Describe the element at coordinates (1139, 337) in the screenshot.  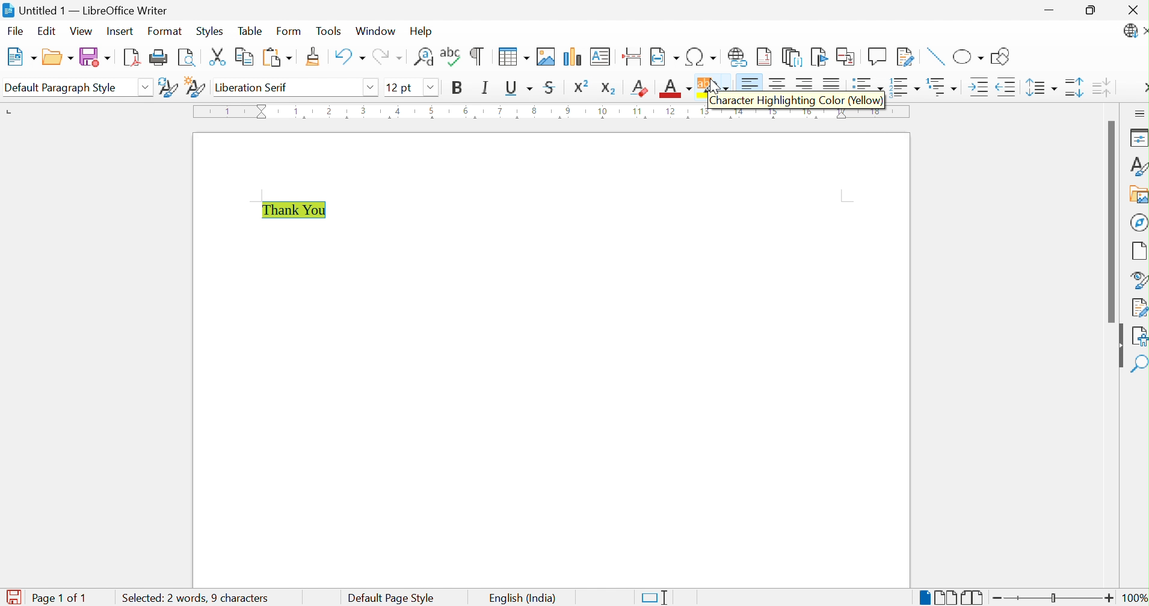
I see `Accessibility Check` at that location.